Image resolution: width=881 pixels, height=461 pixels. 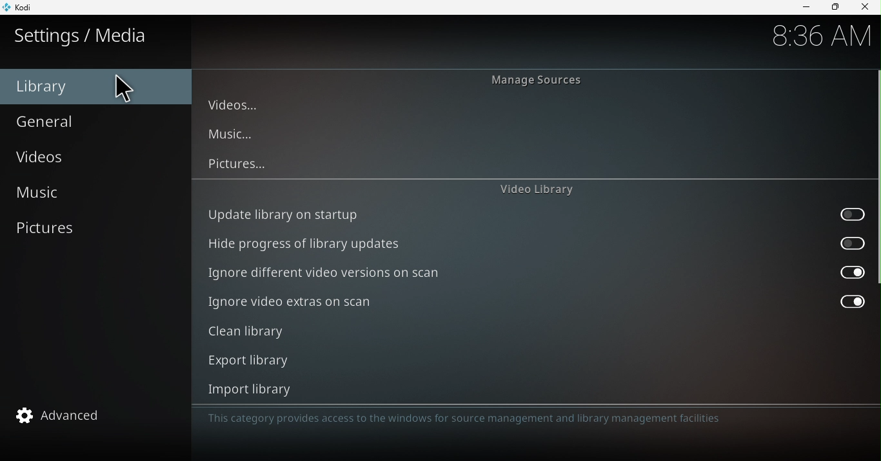 What do you see at coordinates (538, 242) in the screenshot?
I see `Hide progress of library updates` at bounding box center [538, 242].